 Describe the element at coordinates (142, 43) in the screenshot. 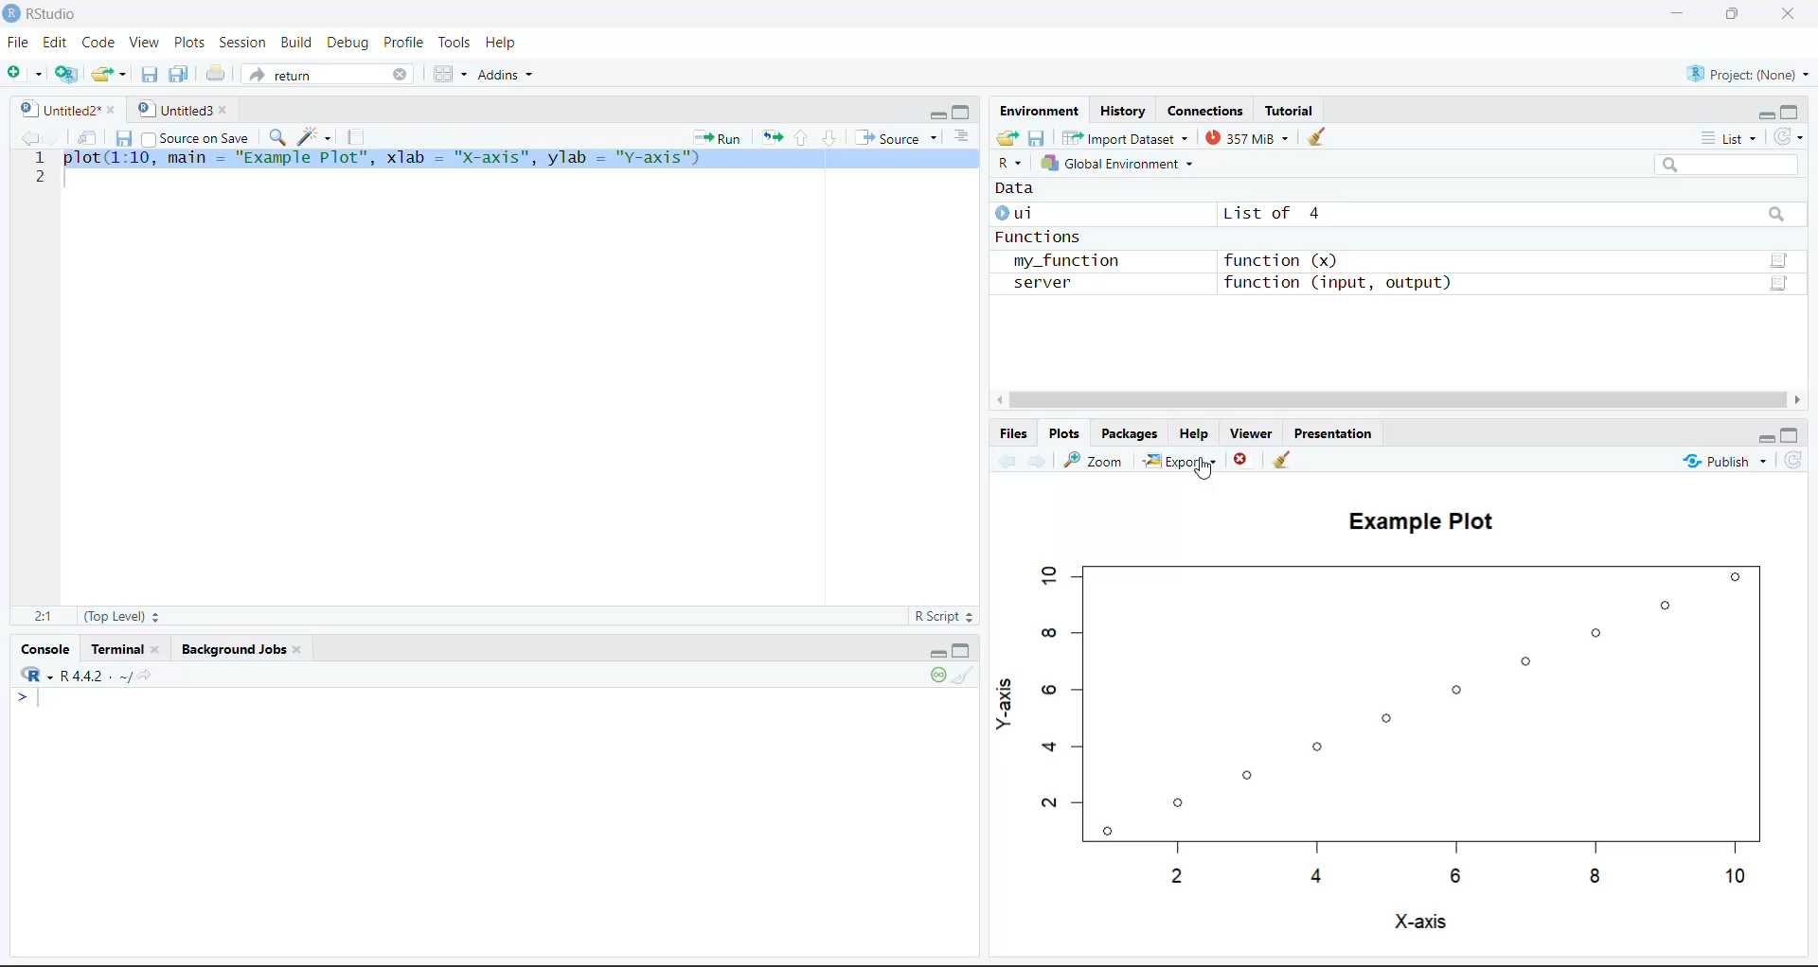

I see `View` at that location.